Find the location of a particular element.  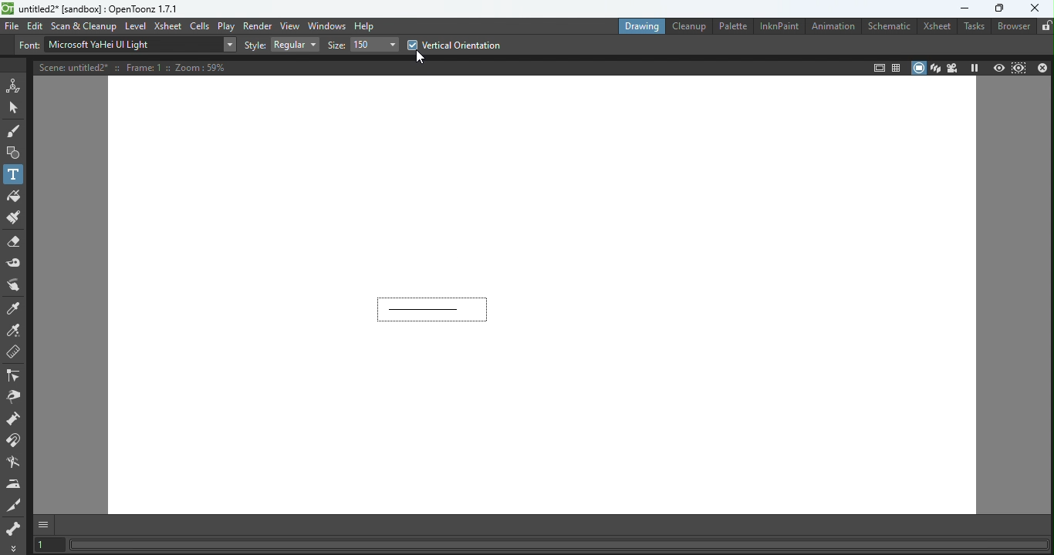

Cursor is located at coordinates (419, 58).